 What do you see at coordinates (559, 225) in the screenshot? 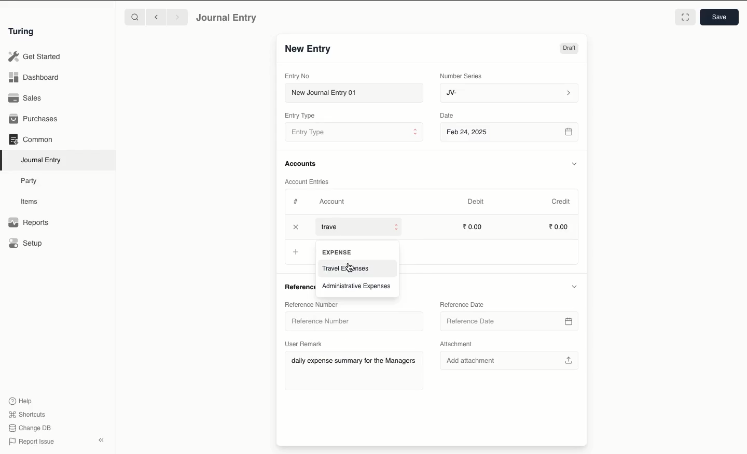
I see `0.00` at bounding box center [559, 225].